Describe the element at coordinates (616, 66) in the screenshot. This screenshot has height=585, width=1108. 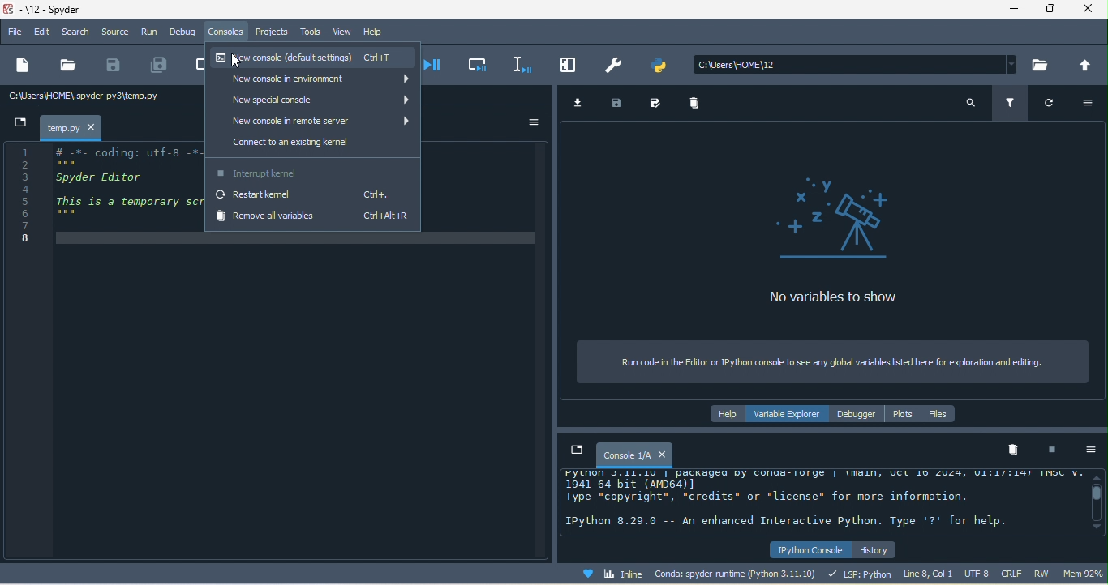
I see `preference` at that location.